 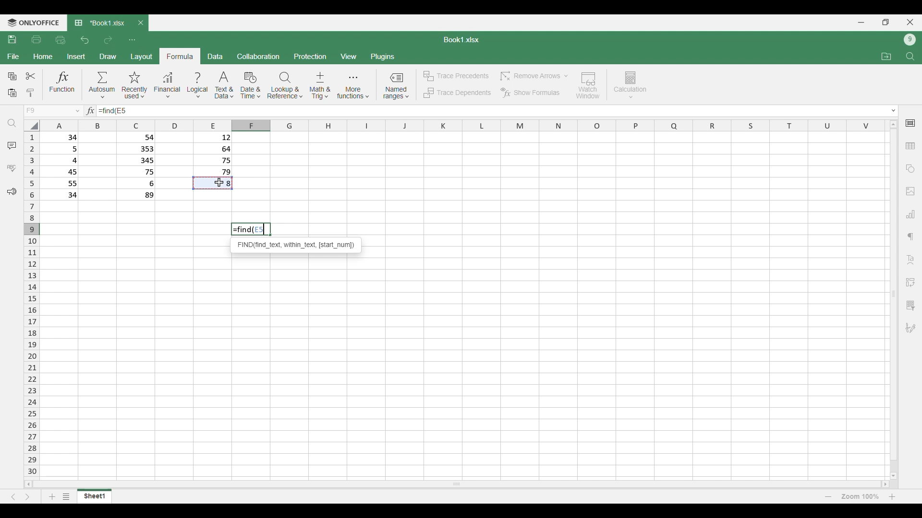 I want to click on Current sheet, so click(x=95, y=496).